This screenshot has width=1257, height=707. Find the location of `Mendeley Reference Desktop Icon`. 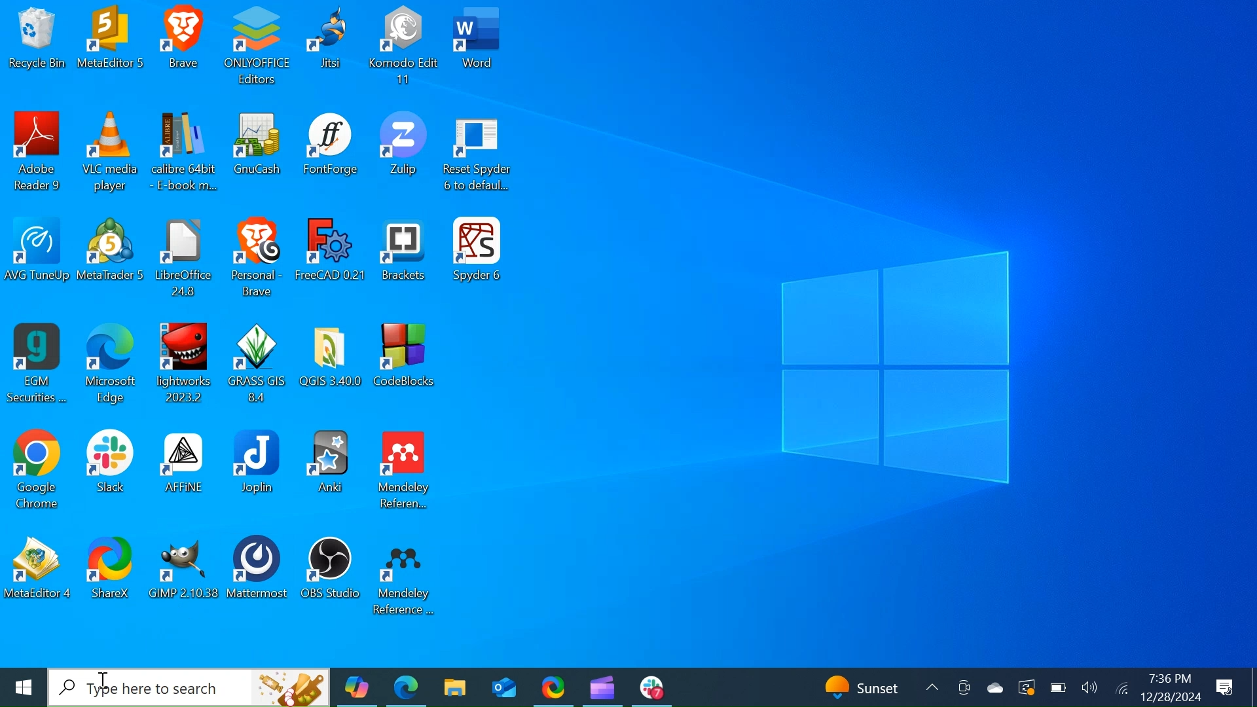

Mendeley Reference Desktop Icon is located at coordinates (406, 471).